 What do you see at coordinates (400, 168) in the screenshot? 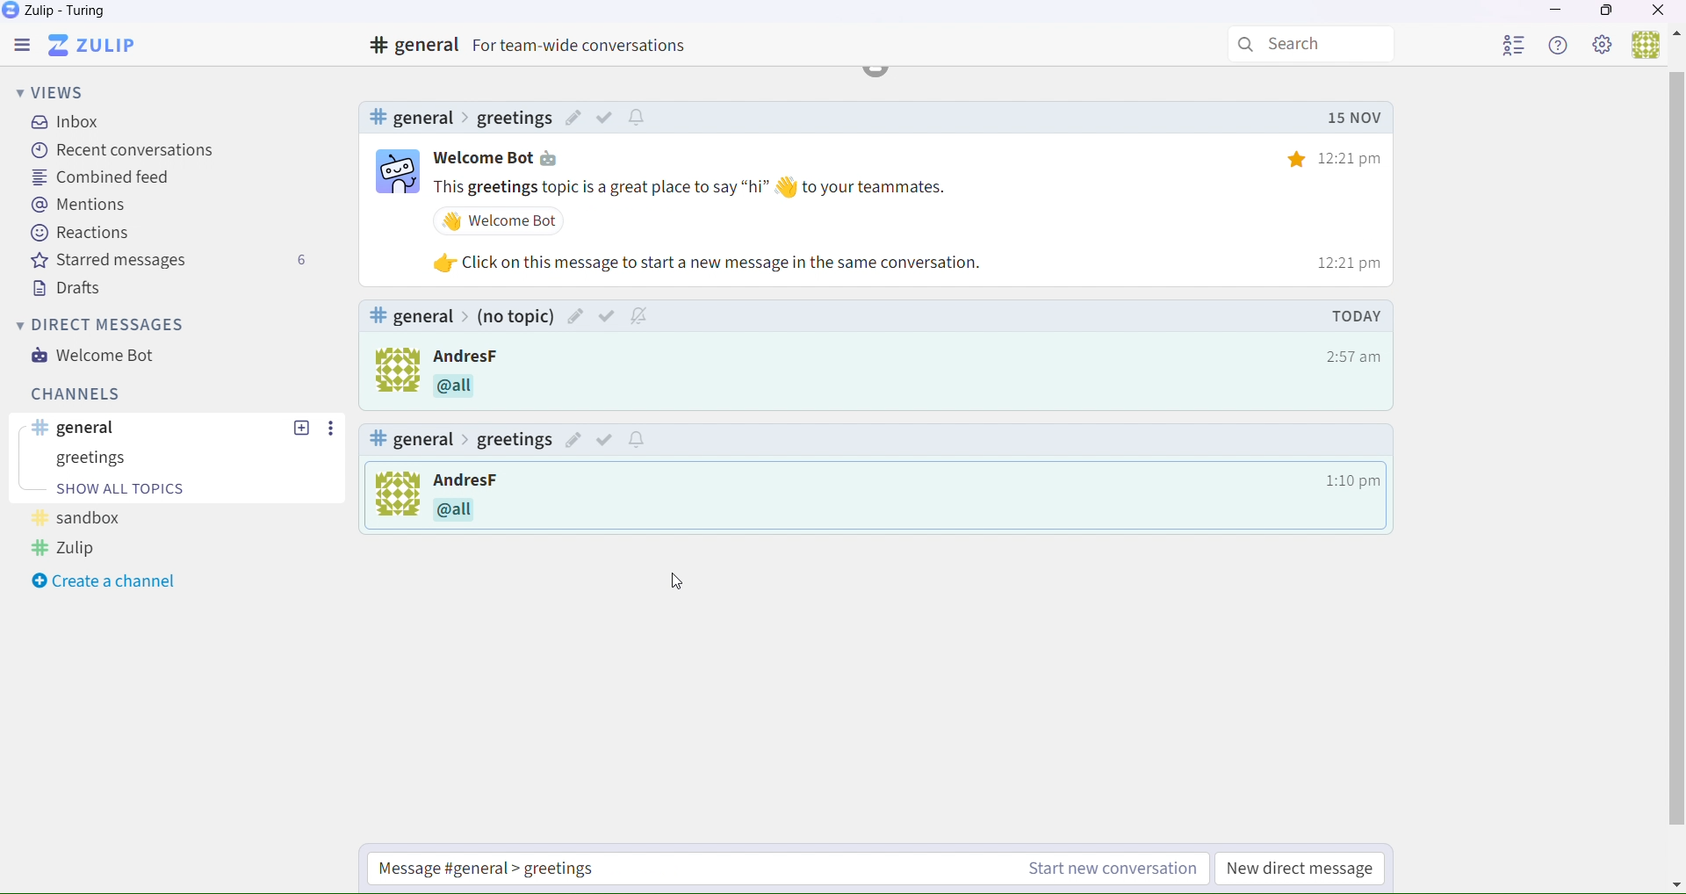
I see `bot logo` at bounding box center [400, 168].